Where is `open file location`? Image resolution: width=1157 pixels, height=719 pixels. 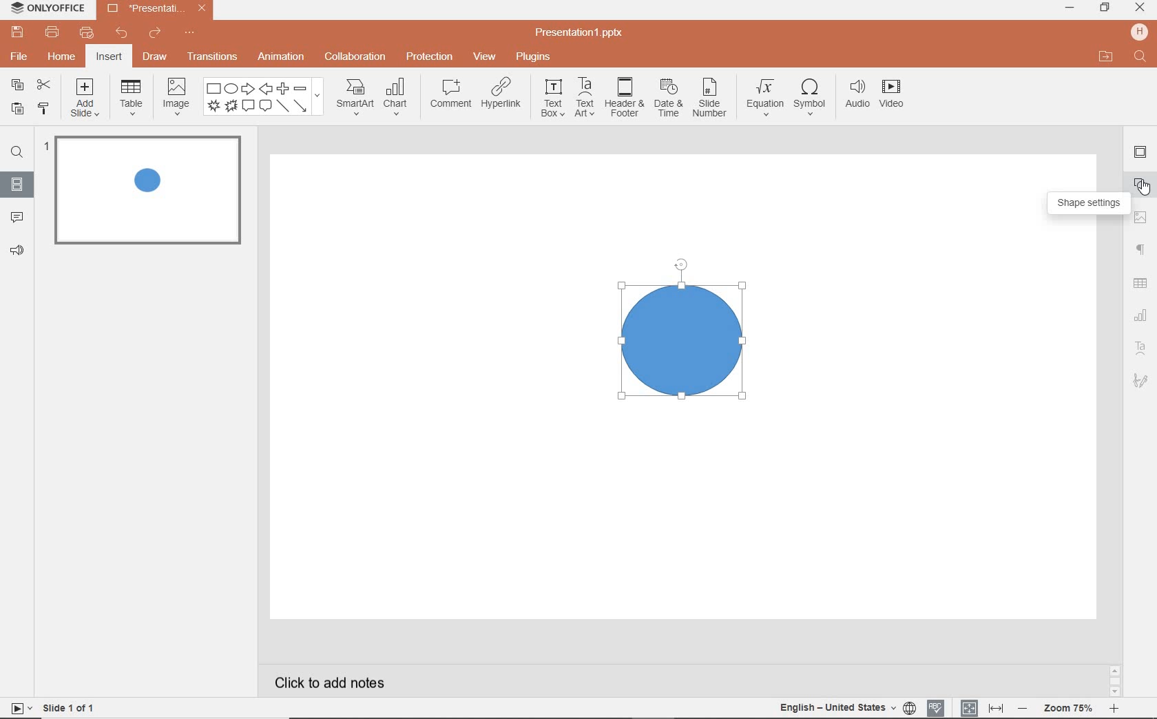
open file location is located at coordinates (1107, 58).